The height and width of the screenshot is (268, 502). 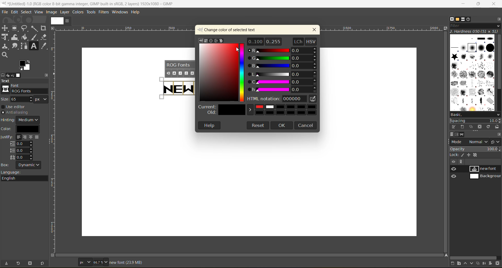 I want to click on cursor, so click(x=239, y=50).